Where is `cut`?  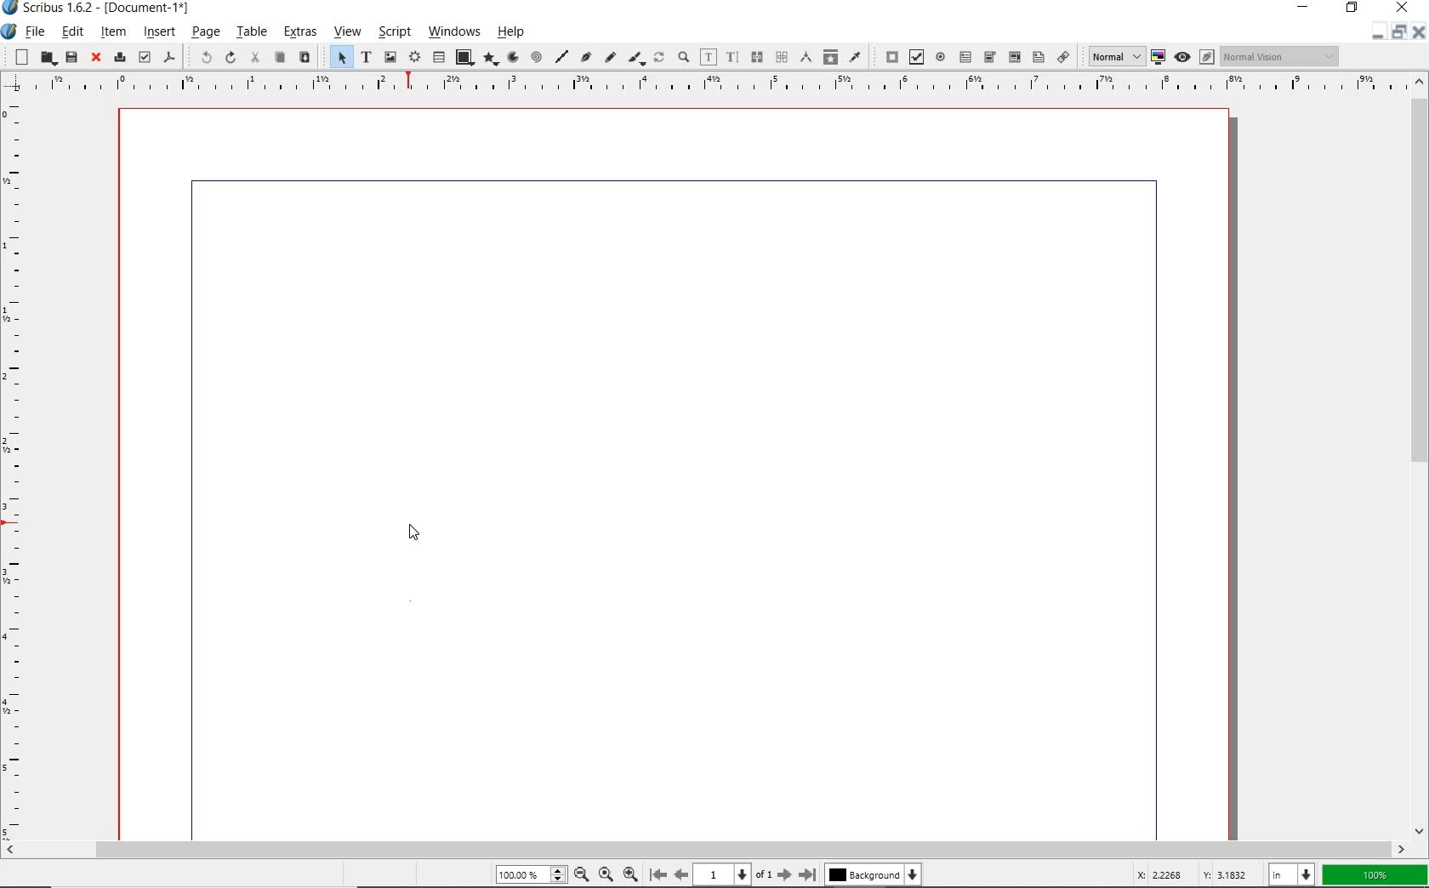
cut is located at coordinates (254, 58).